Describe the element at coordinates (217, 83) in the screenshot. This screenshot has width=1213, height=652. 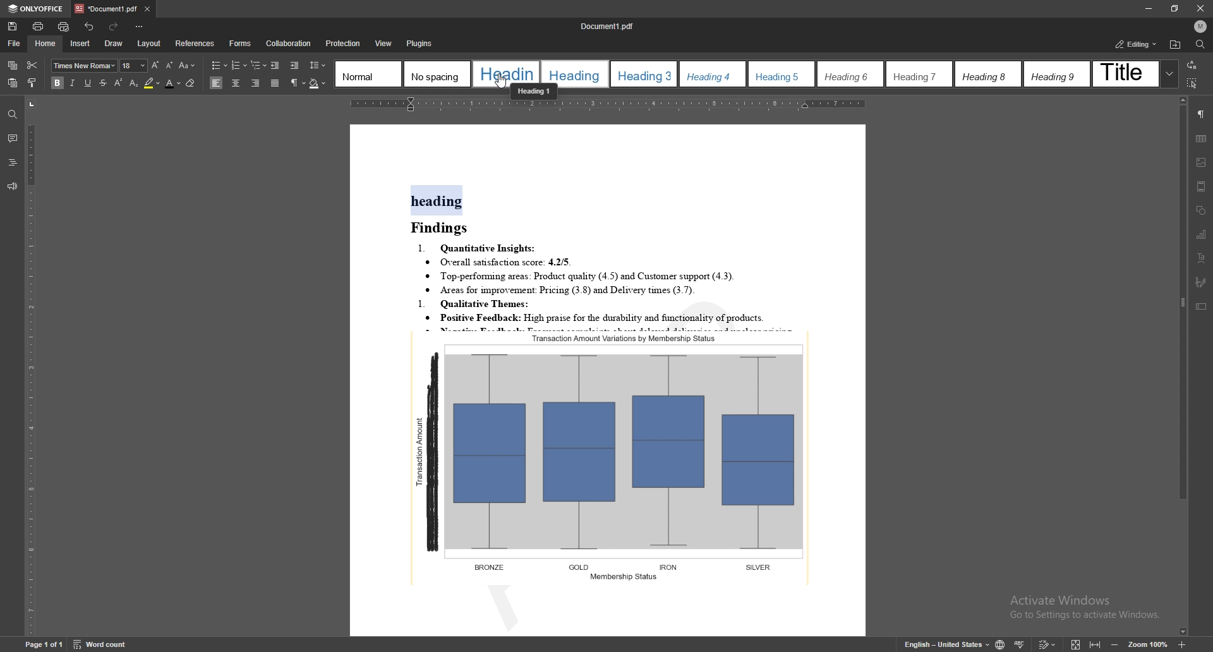
I see `align left` at that location.